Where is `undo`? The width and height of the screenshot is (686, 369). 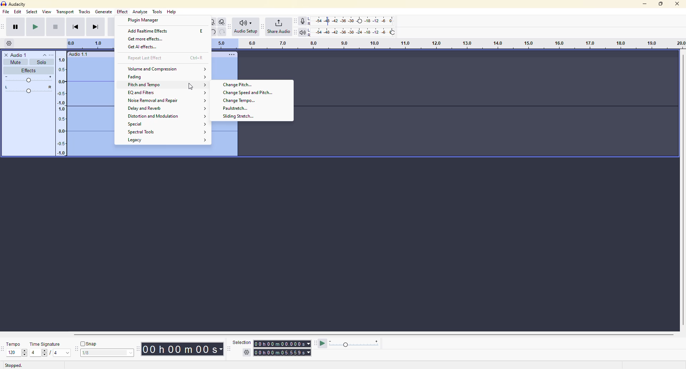
undo is located at coordinates (212, 32).